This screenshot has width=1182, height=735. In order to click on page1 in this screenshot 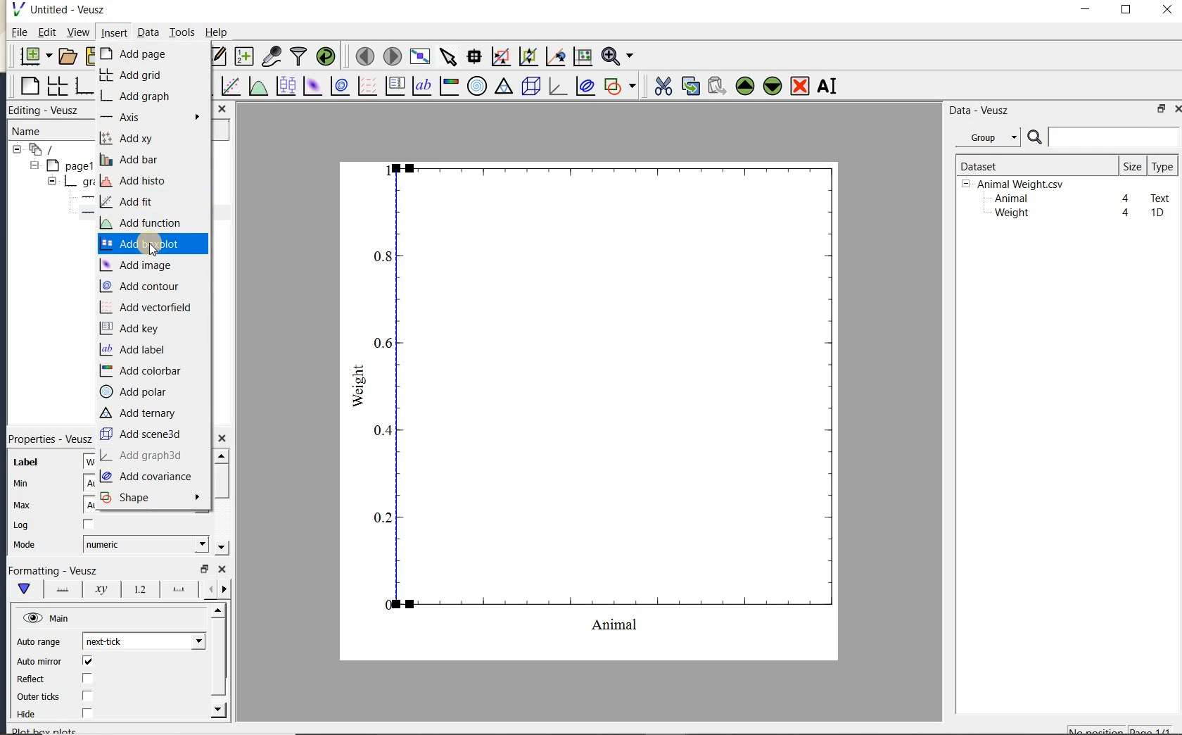, I will do `click(58, 167)`.